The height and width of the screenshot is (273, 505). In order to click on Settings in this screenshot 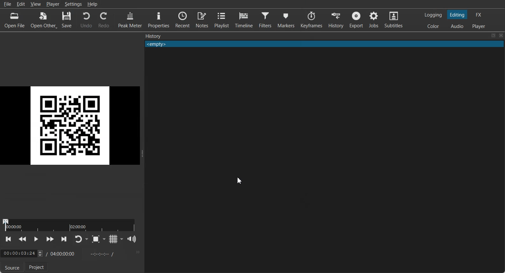, I will do `click(73, 4)`.